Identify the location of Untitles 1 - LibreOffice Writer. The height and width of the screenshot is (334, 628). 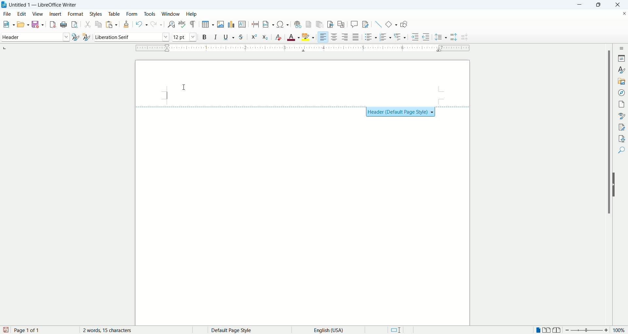
(44, 4).